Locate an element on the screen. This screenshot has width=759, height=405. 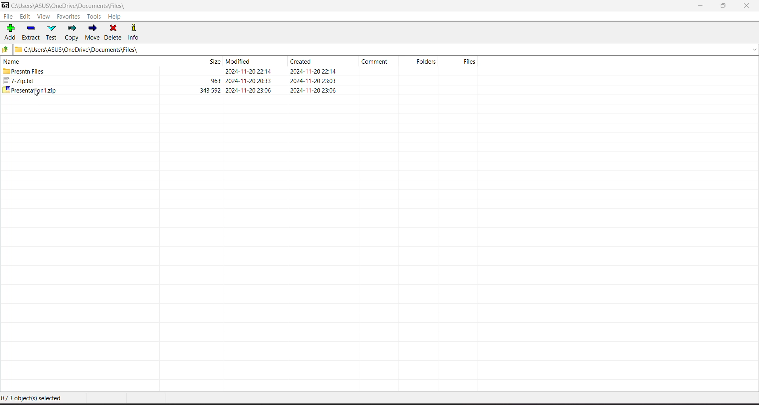
Current Folder View is located at coordinates (243, 61).